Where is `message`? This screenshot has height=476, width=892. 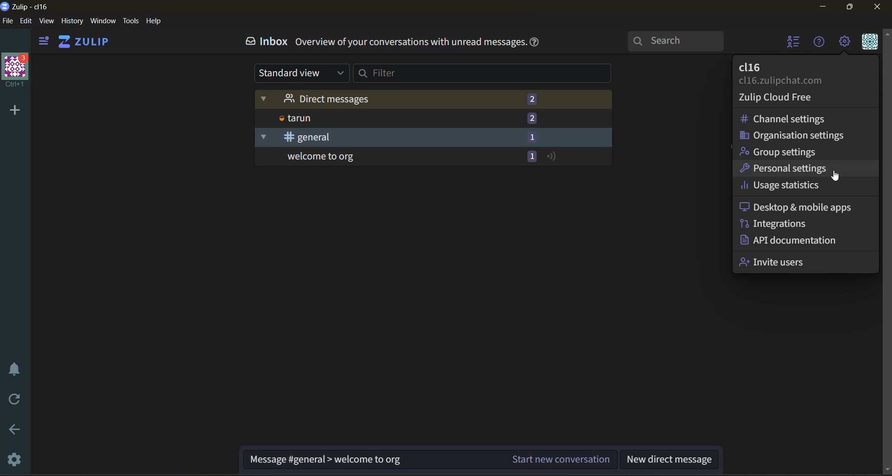
message is located at coordinates (373, 460).